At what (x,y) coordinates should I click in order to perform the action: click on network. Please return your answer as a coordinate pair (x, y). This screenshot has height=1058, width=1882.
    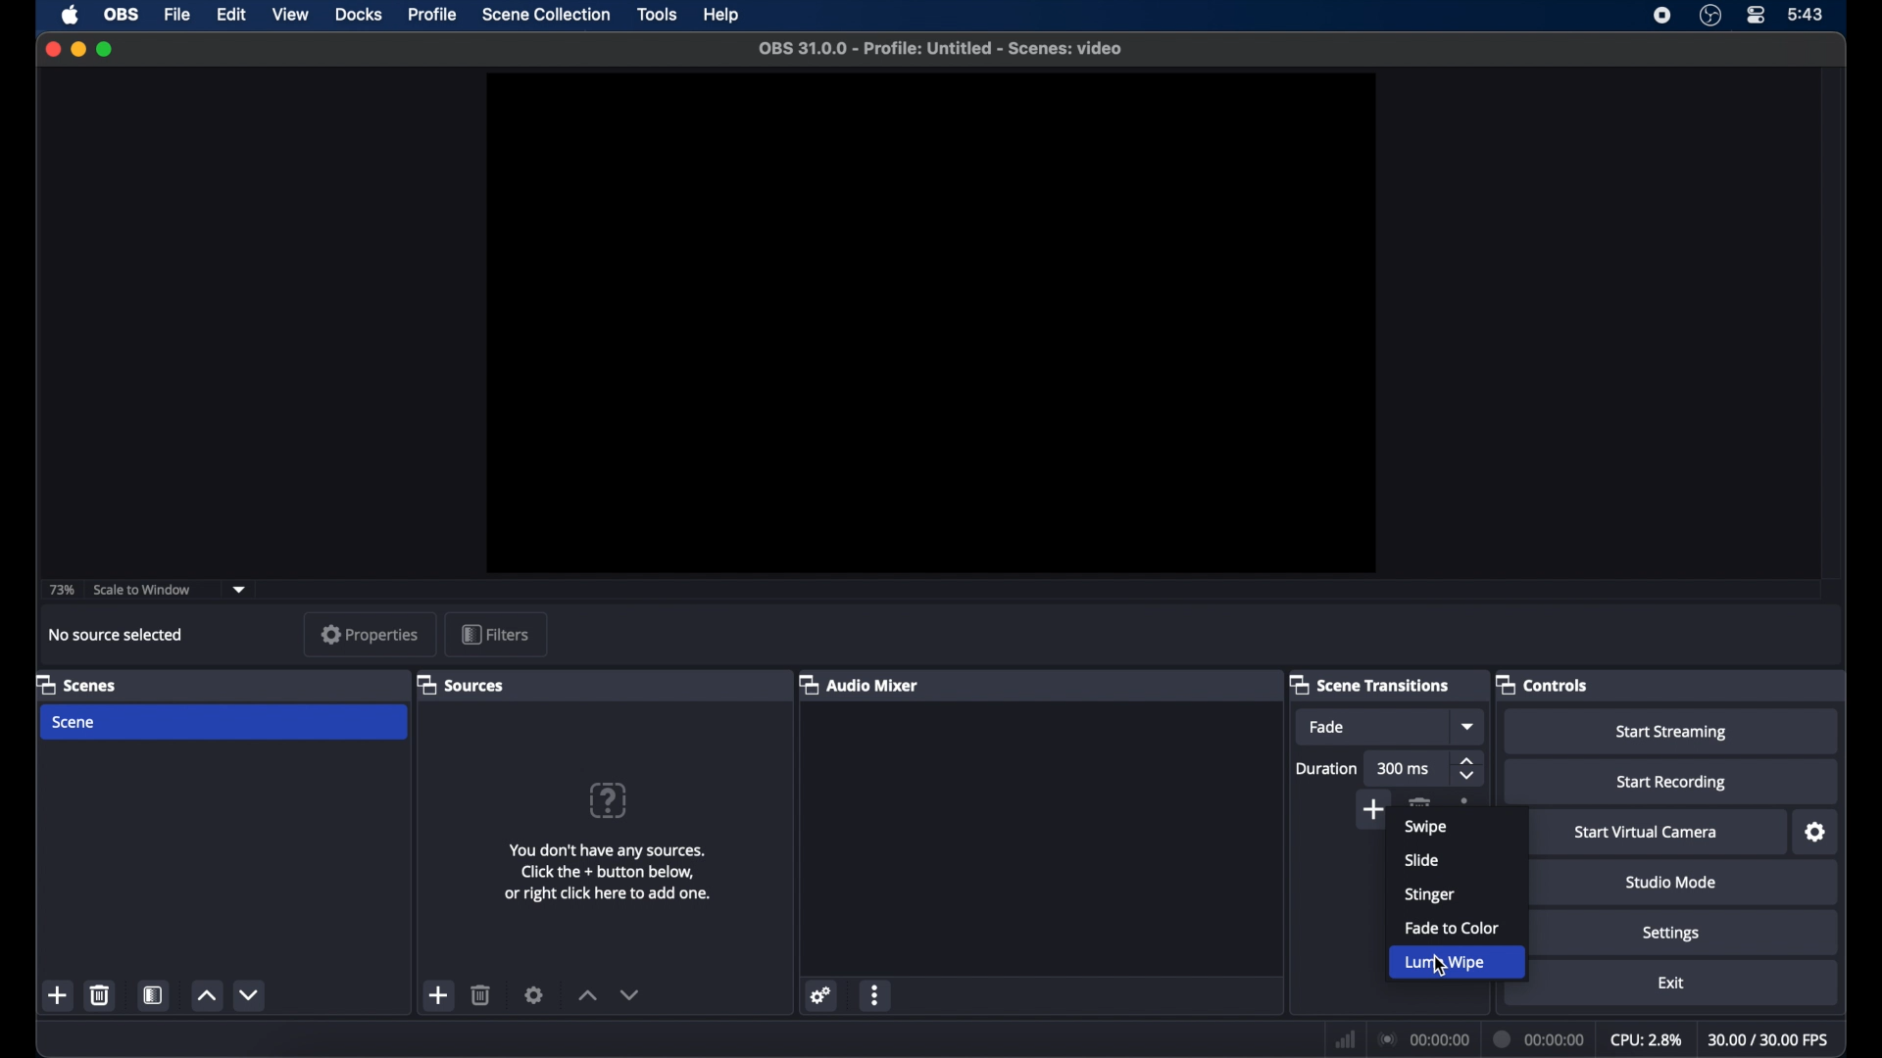
    Looking at the image, I should click on (1346, 1039).